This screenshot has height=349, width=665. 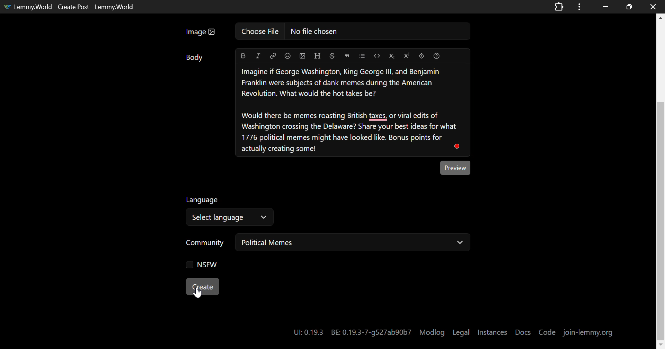 What do you see at coordinates (273, 56) in the screenshot?
I see `Link` at bounding box center [273, 56].